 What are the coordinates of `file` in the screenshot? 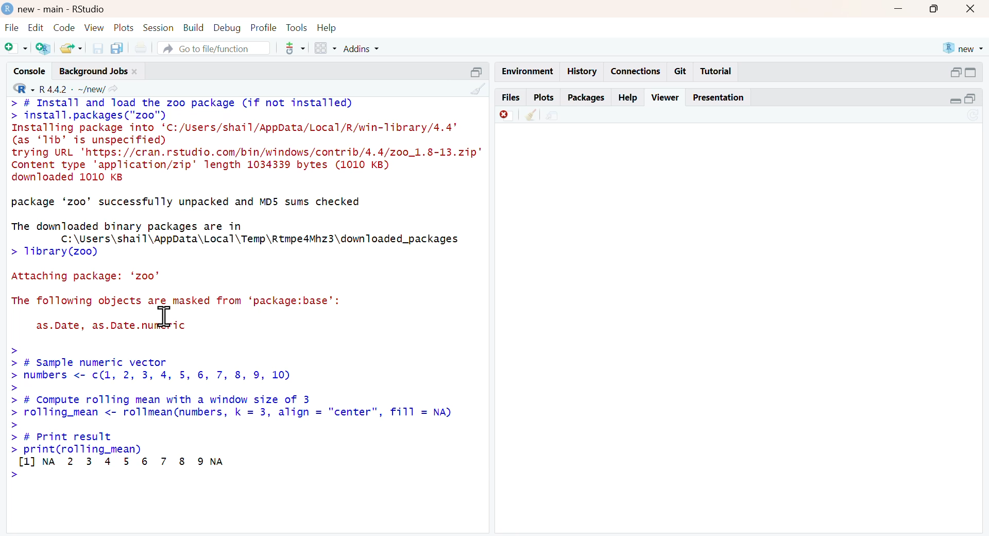 It's located at (12, 27).